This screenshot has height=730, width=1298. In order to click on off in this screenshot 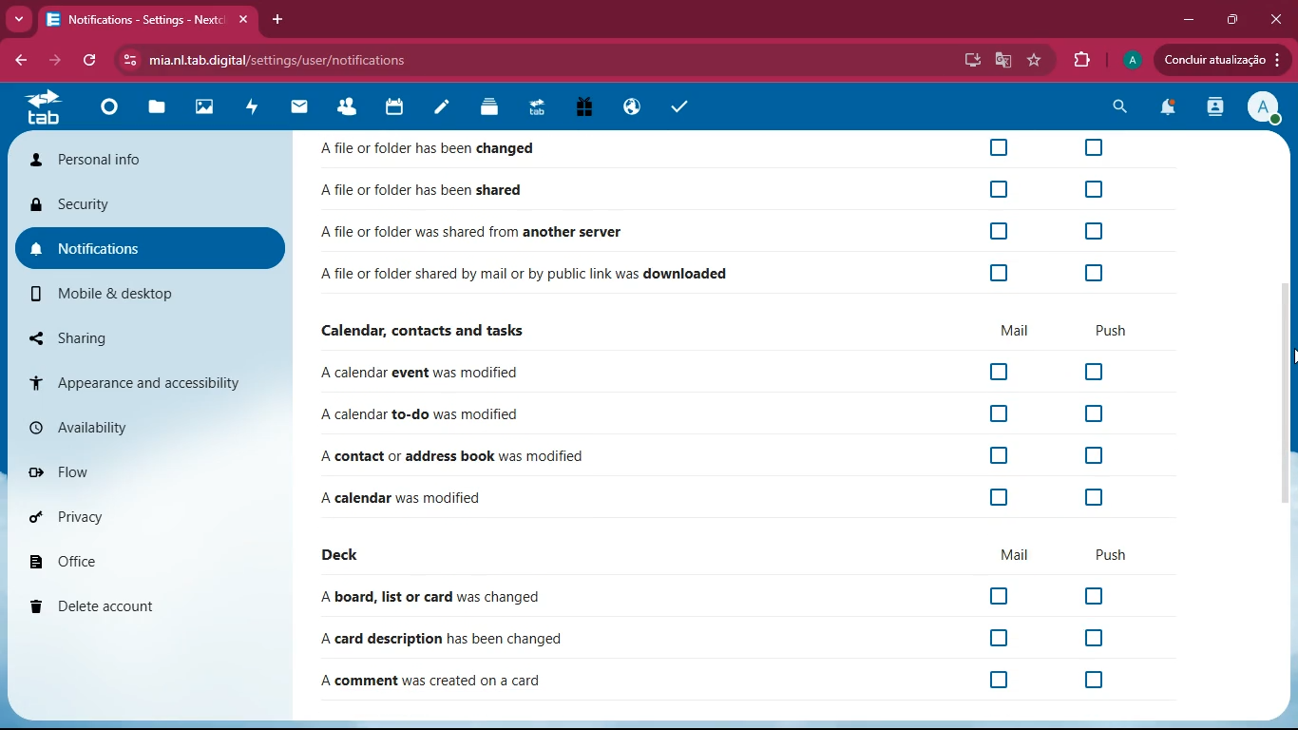, I will do `click(1101, 374)`.